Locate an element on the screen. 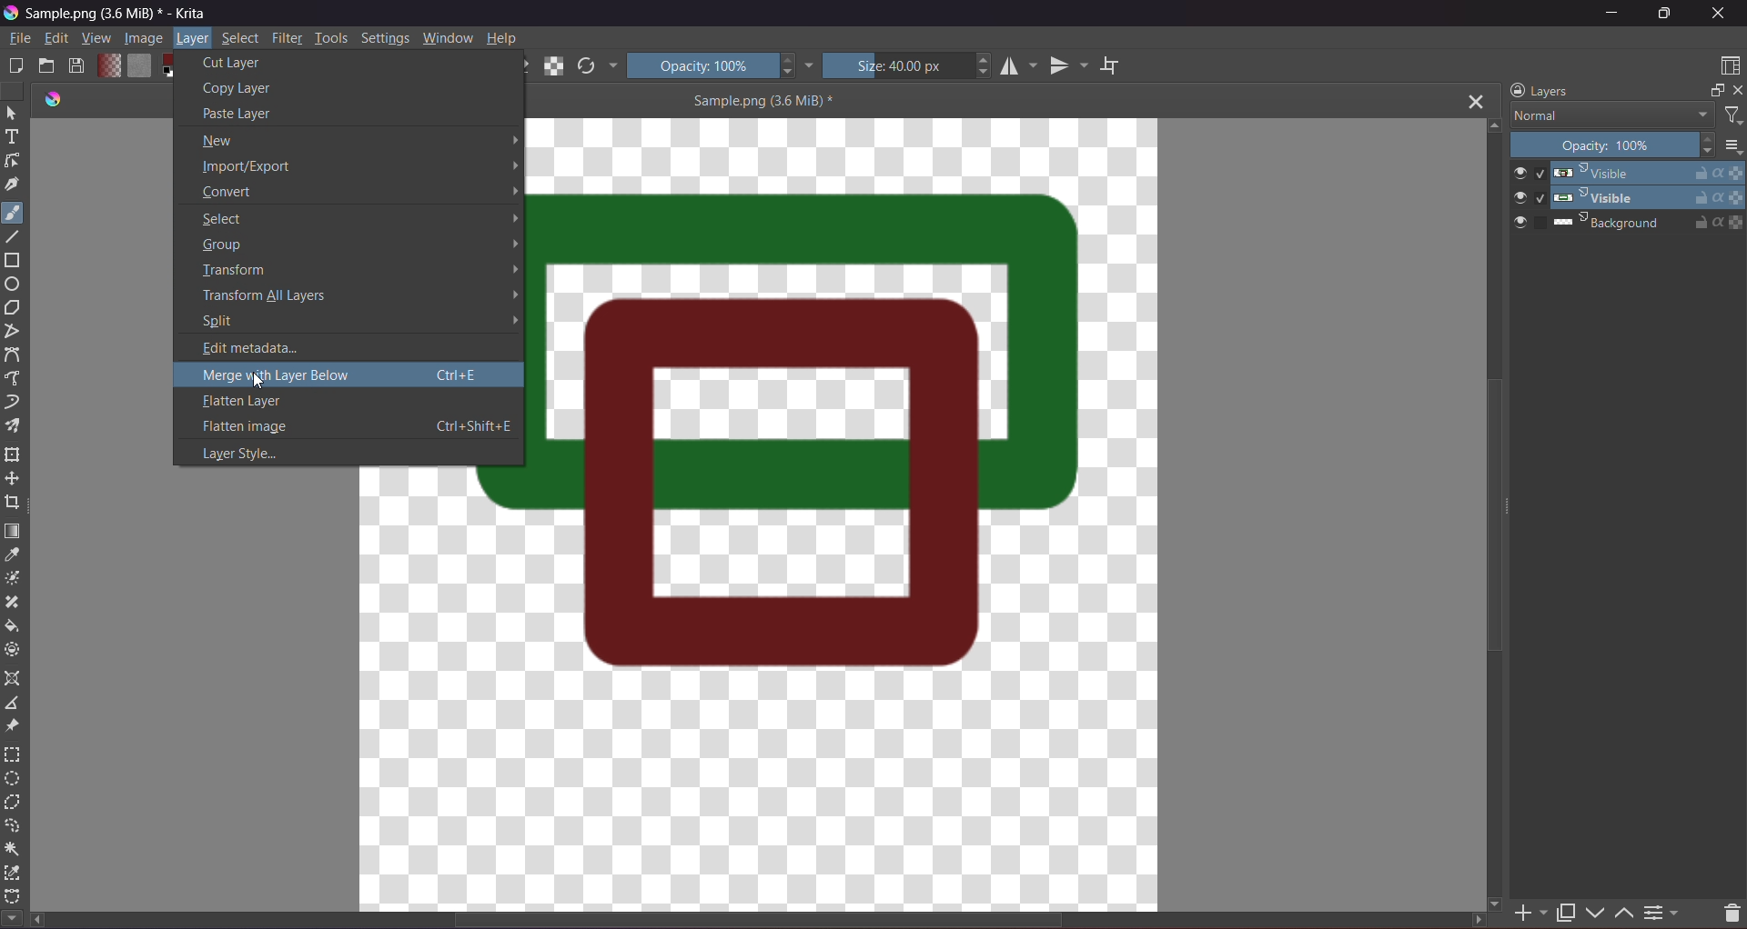 This screenshot has width=1747, height=929. Float Docker is located at coordinates (1714, 92).